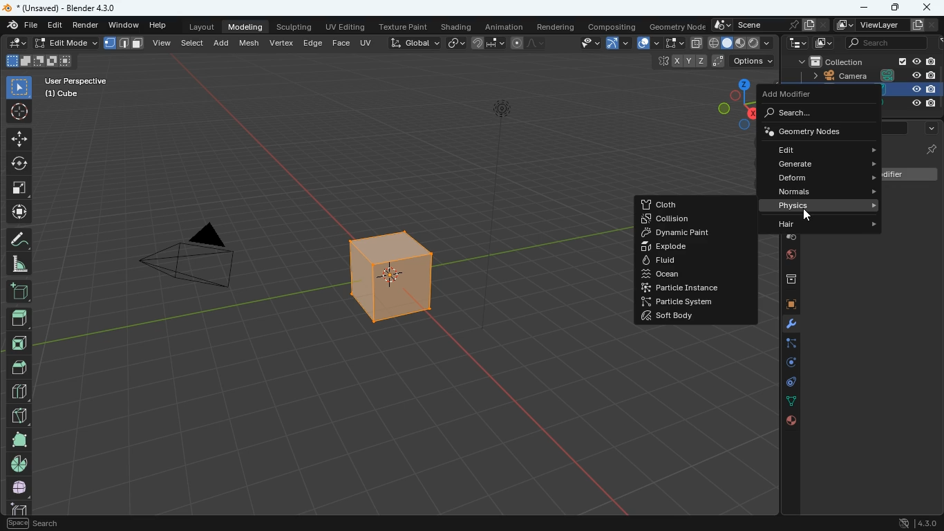 The width and height of the screenshot is (944, 531). What do you see at coordinates (368, 42) in the screenshot?
I see `uv` at bounding box center [368, 42].